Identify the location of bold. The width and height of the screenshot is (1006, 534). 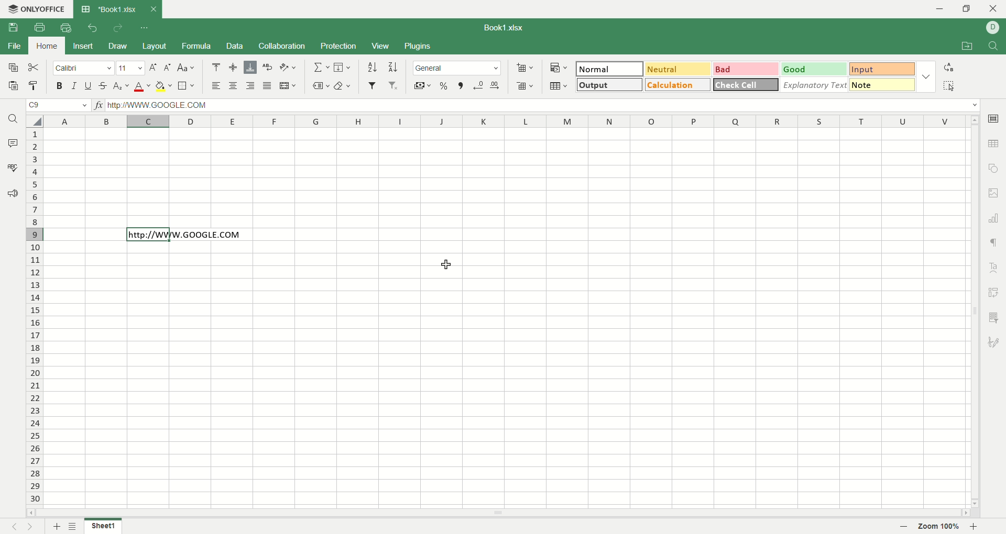
(62, 86).